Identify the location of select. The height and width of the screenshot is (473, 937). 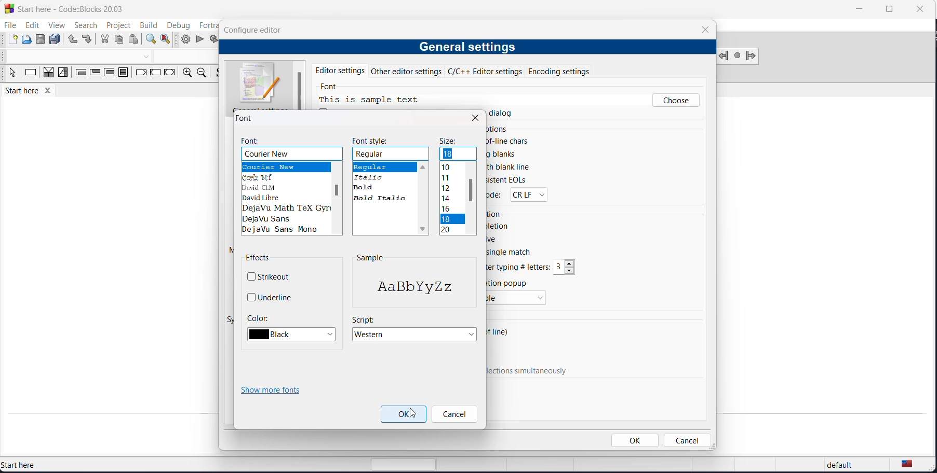
(10, 74).